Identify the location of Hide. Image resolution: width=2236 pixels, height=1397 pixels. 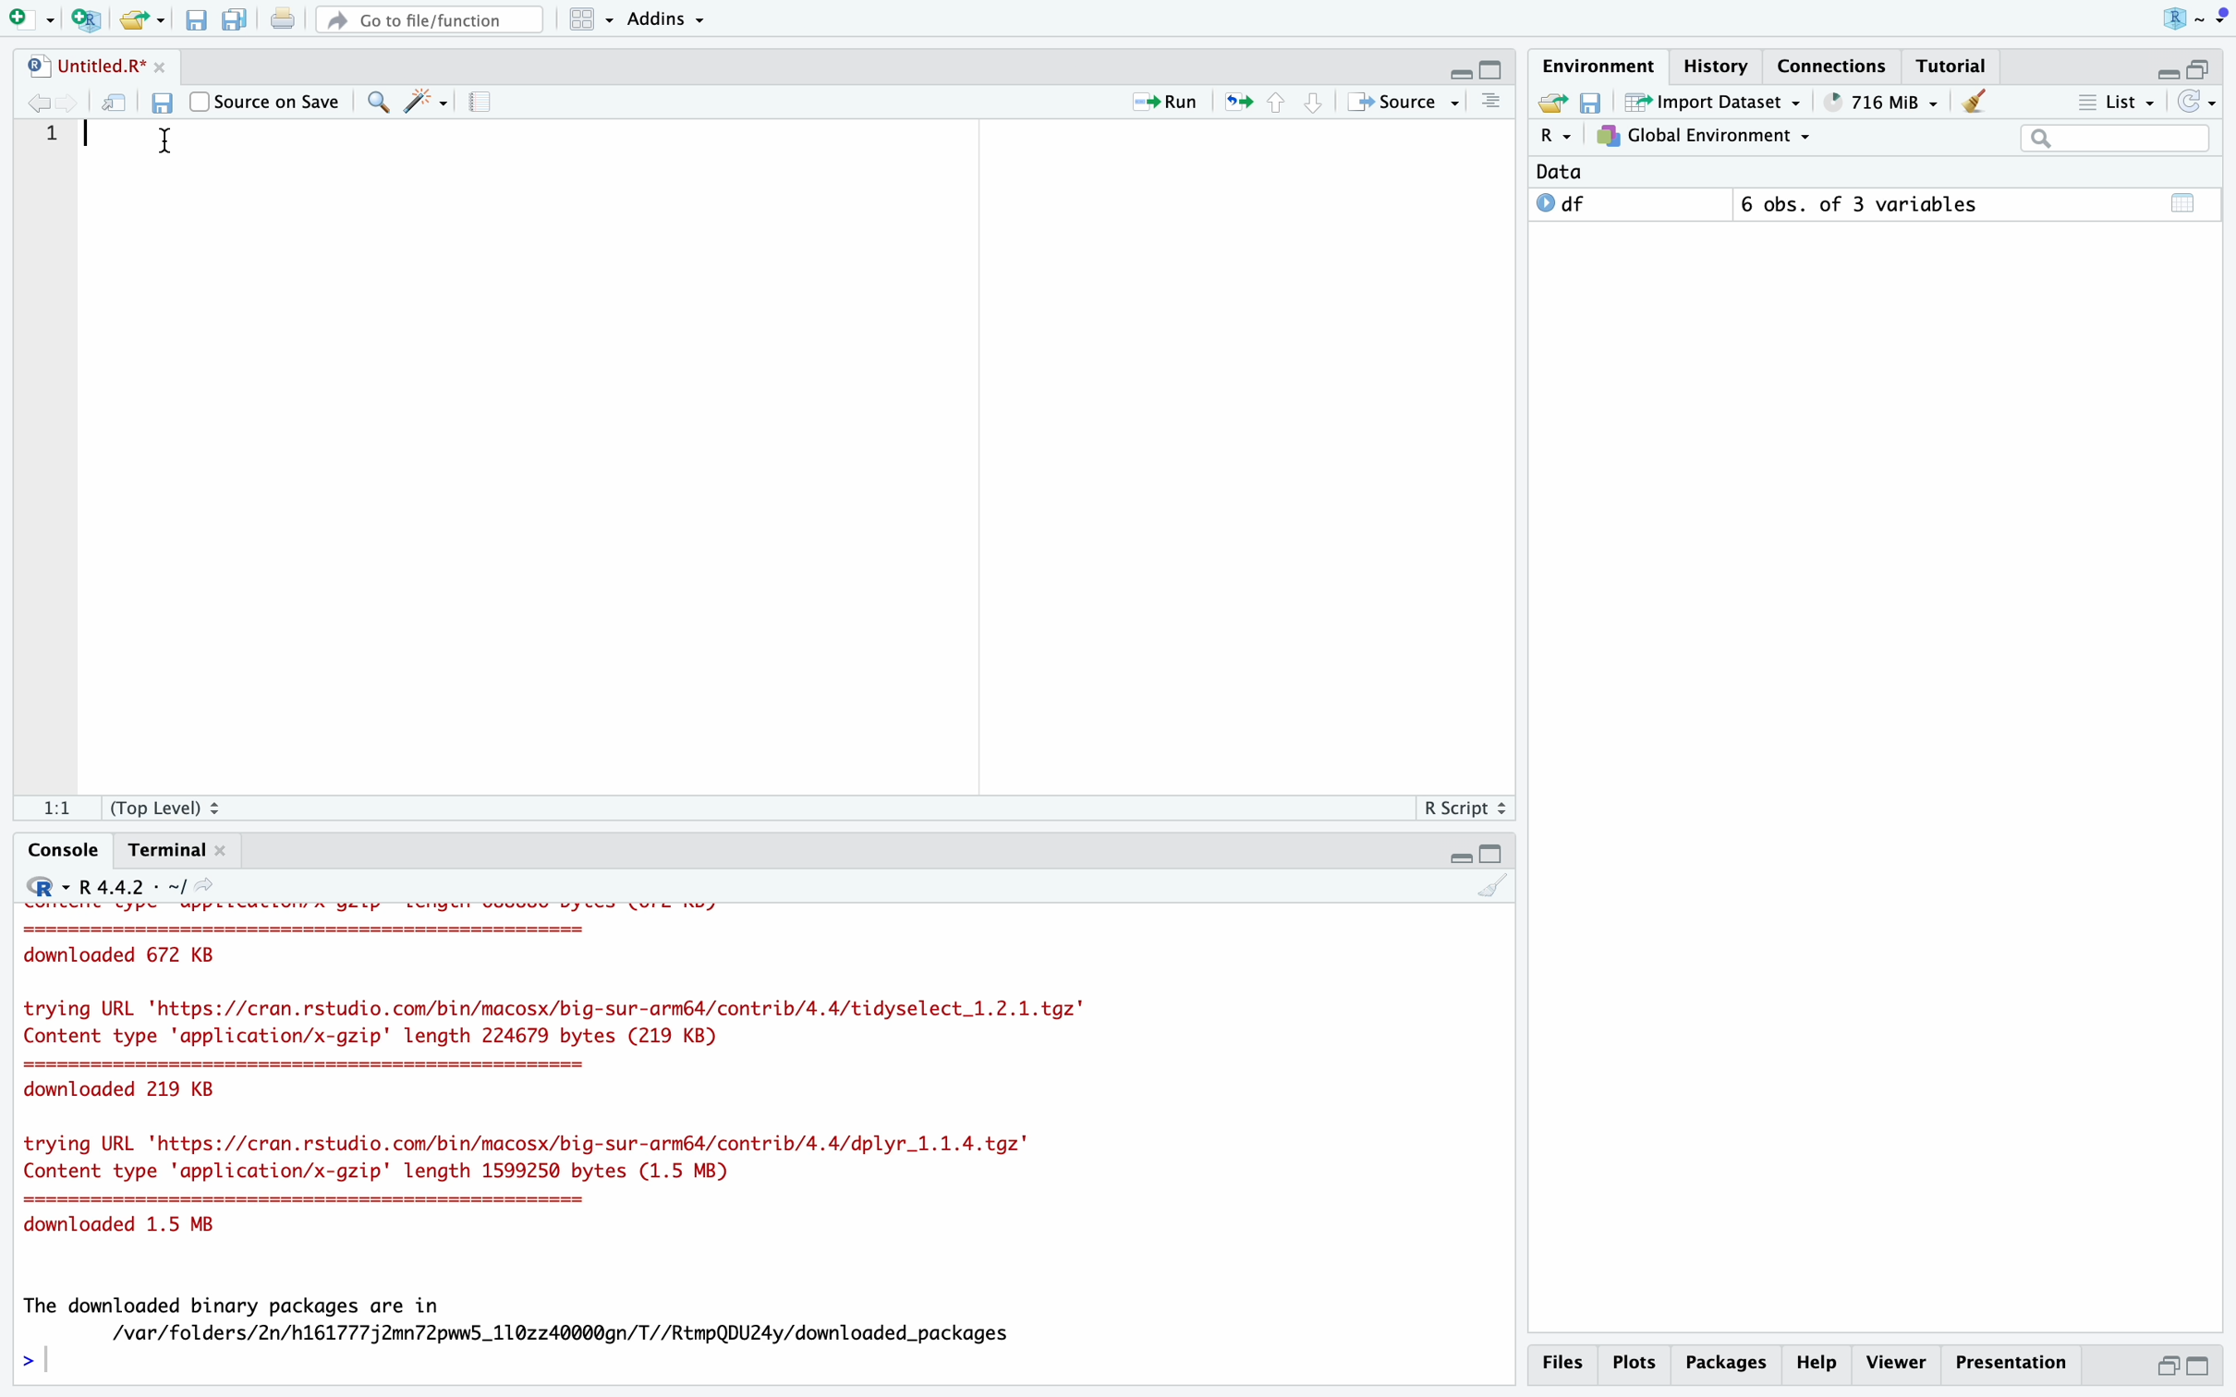
(1458, 855).